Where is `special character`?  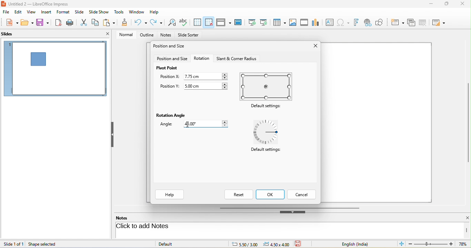
special character is located at coordinates (344, 22).